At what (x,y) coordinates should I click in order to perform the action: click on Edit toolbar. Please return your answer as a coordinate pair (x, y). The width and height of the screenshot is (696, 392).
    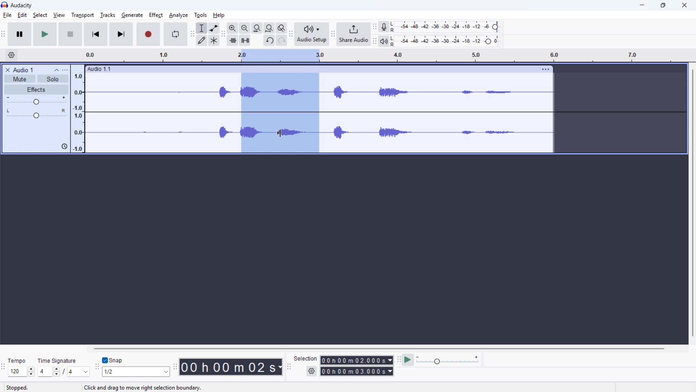
    Looking at the image, I should click on (223, 35).